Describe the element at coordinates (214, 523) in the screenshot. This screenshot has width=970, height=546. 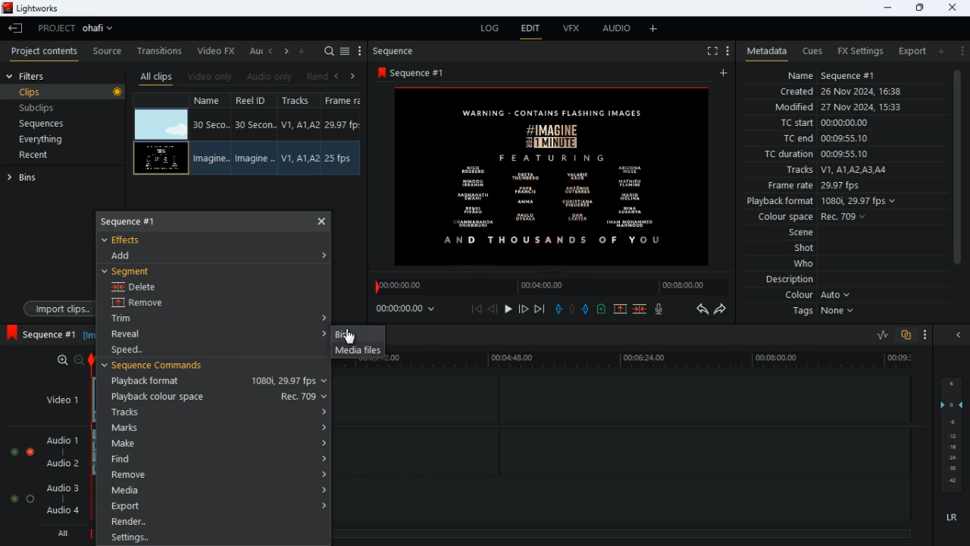
I see `render` at that location.